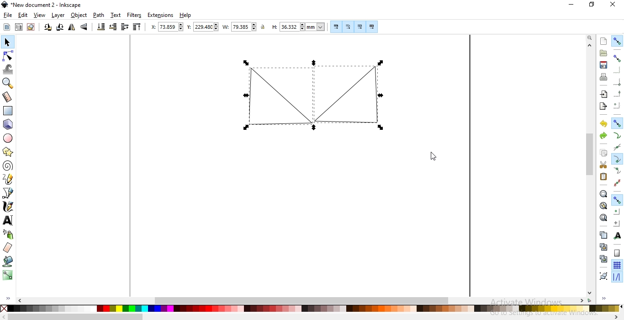  What do you see at coordinates (9, 69) in the screenshot?
I see `tweak objects by sculpting or painting` at bounding box center [9, 69].